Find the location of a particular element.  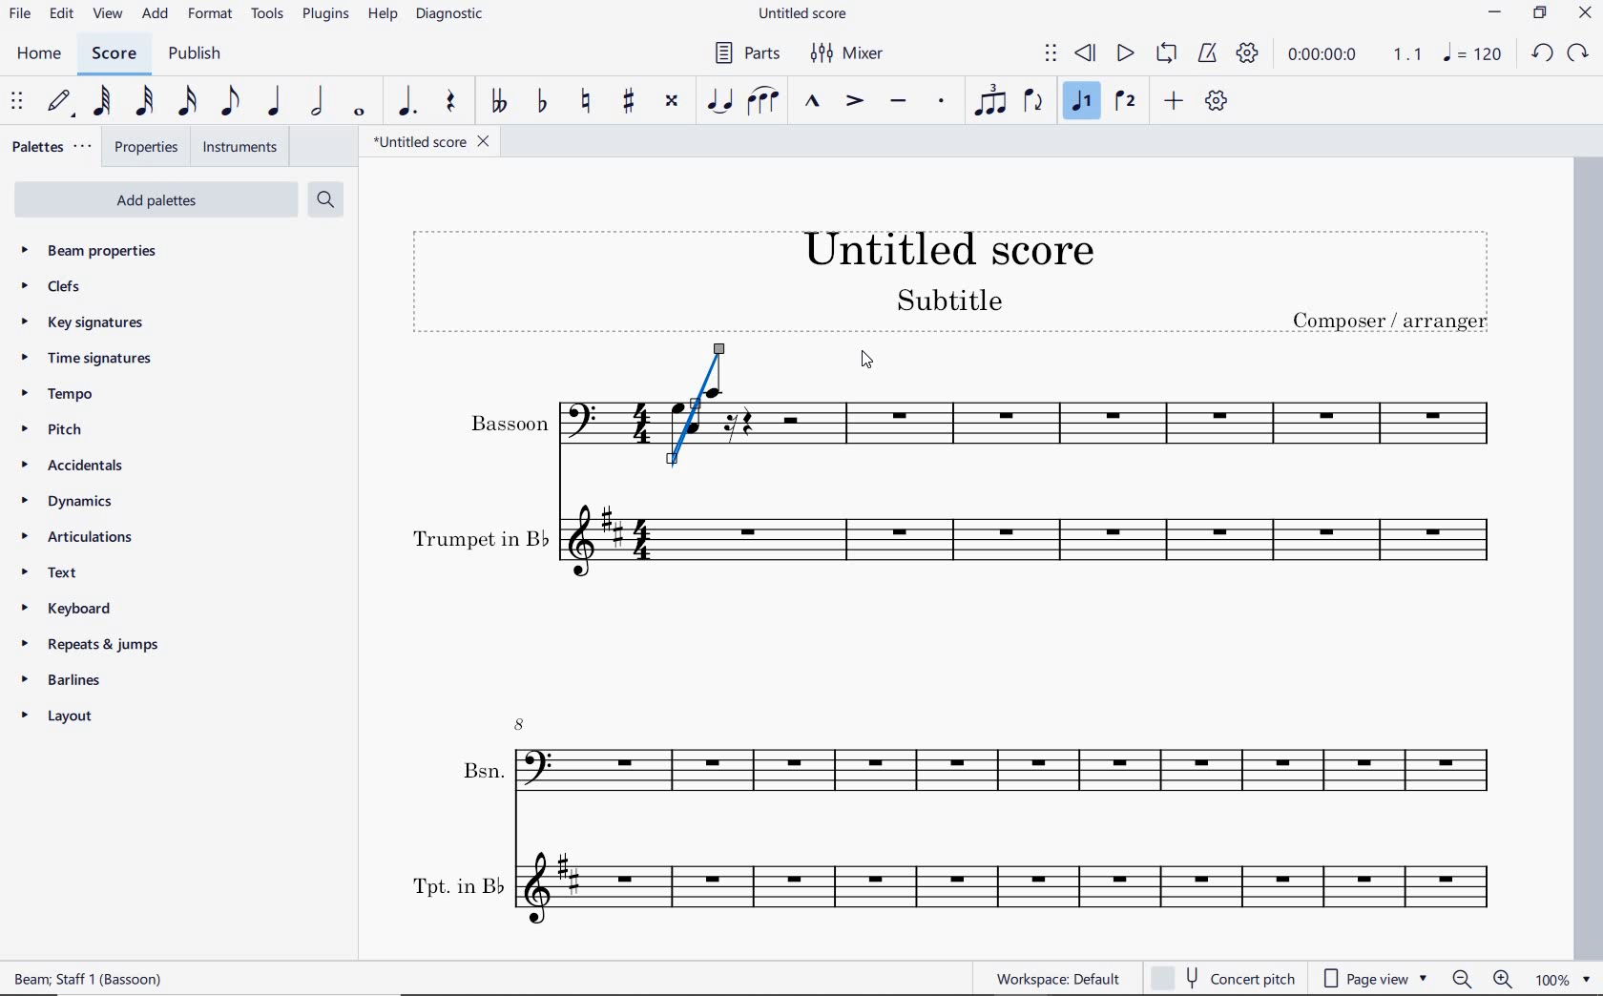

marcato is located at coordinates (815, 102).